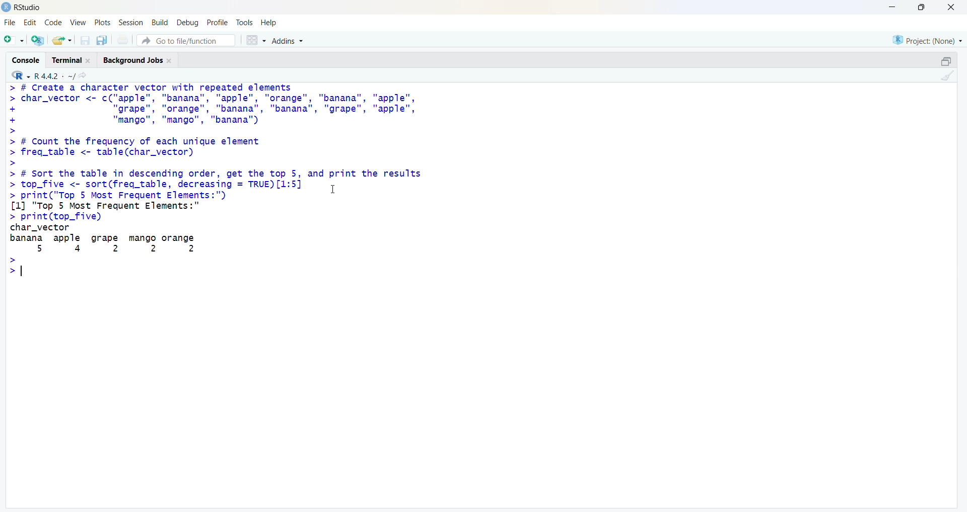 The width and height of the screenshot is (967, 512). What do you see at coordinates (79, 23) in the screenshot?
I see `View` at bounding box center [79, 23].